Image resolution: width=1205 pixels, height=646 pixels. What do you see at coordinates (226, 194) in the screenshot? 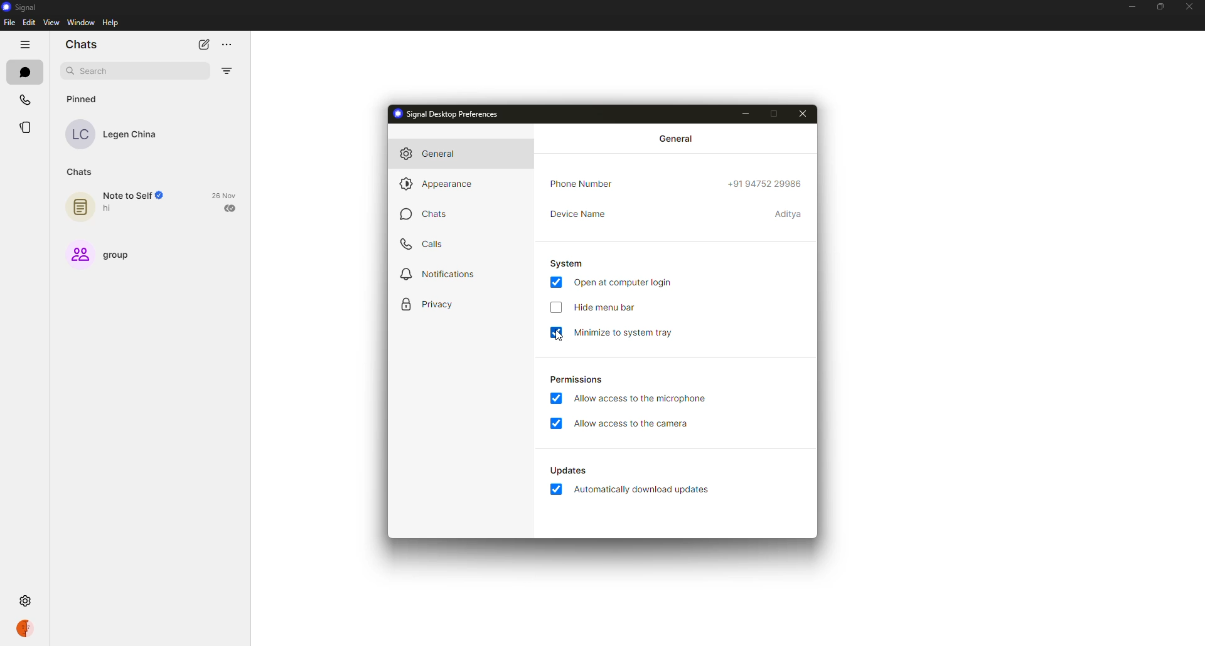
I see `date` at bounding box center [226, 194].